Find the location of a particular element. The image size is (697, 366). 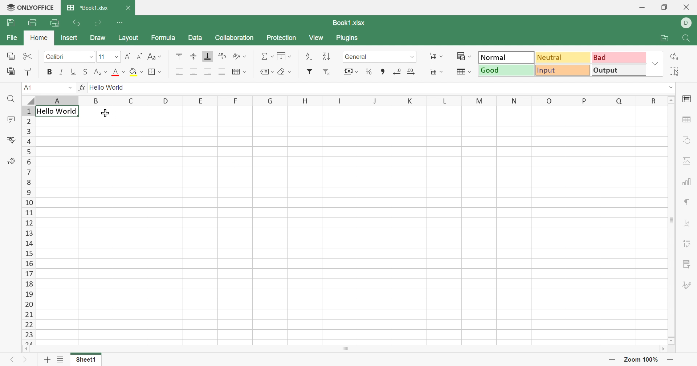

Print file is located at coordinates (34, 23).